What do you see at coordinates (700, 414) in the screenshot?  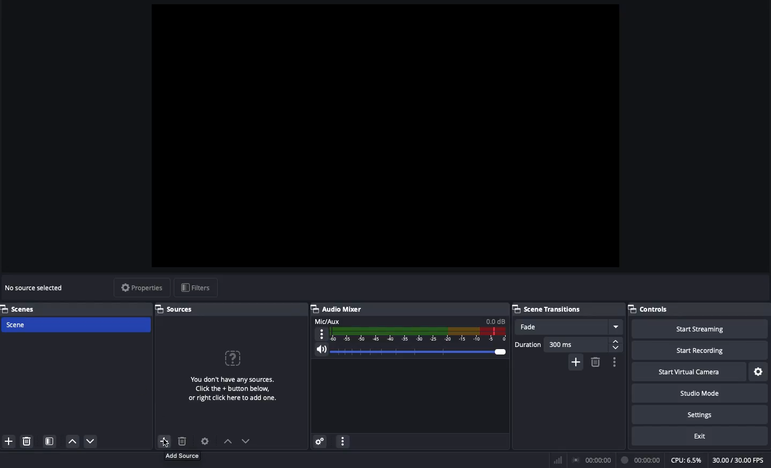 I see `Settings` at bounding box center [700, 414].